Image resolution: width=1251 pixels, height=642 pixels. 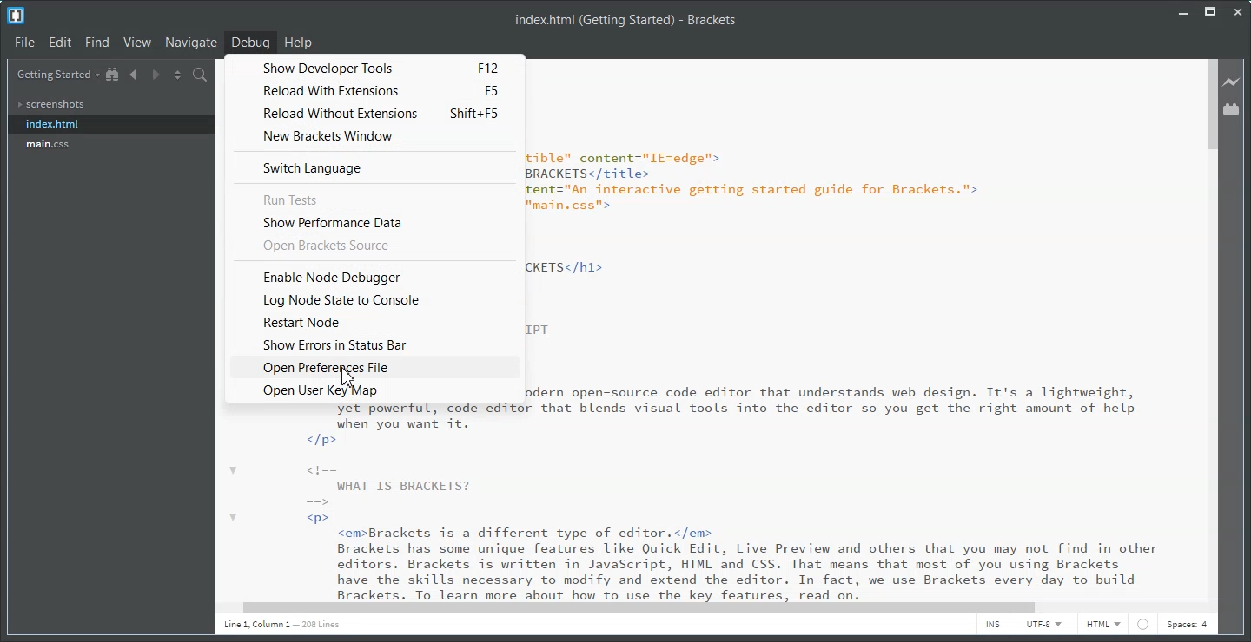 What do you see at coordinates (114, 75) in the screenshot?
I see `Show in file tree` at bounding box center [114, 75].